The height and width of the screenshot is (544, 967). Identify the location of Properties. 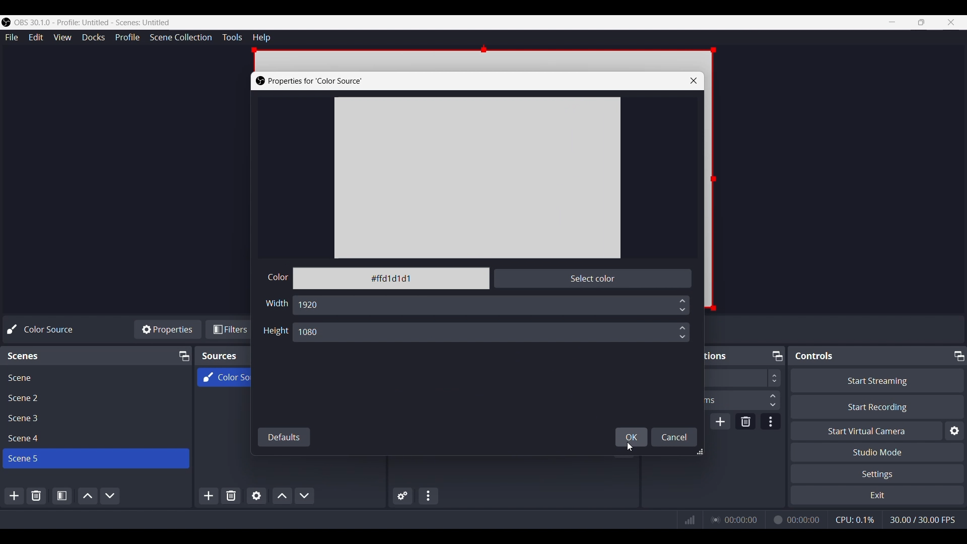
(168, 329).